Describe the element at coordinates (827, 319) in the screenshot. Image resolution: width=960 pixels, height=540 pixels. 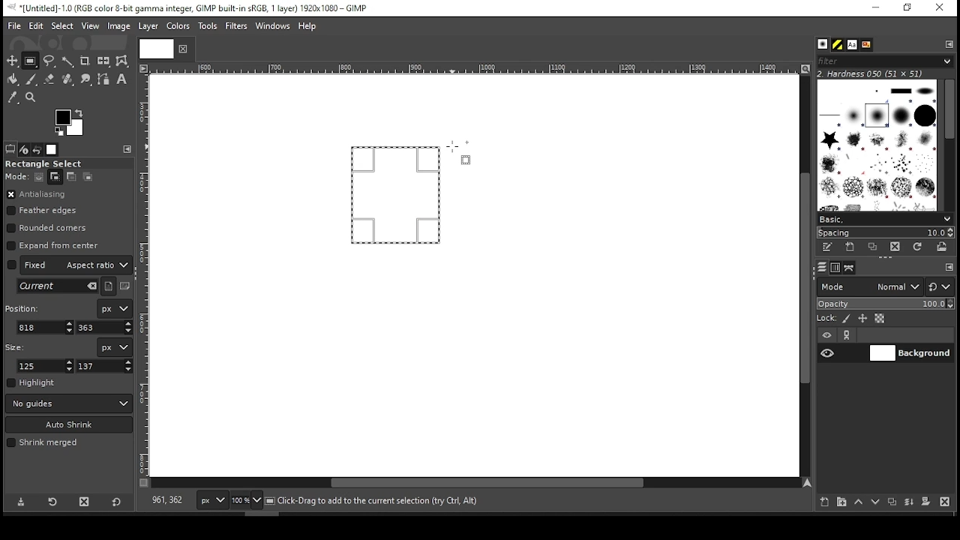
I see `lock:` at that location.